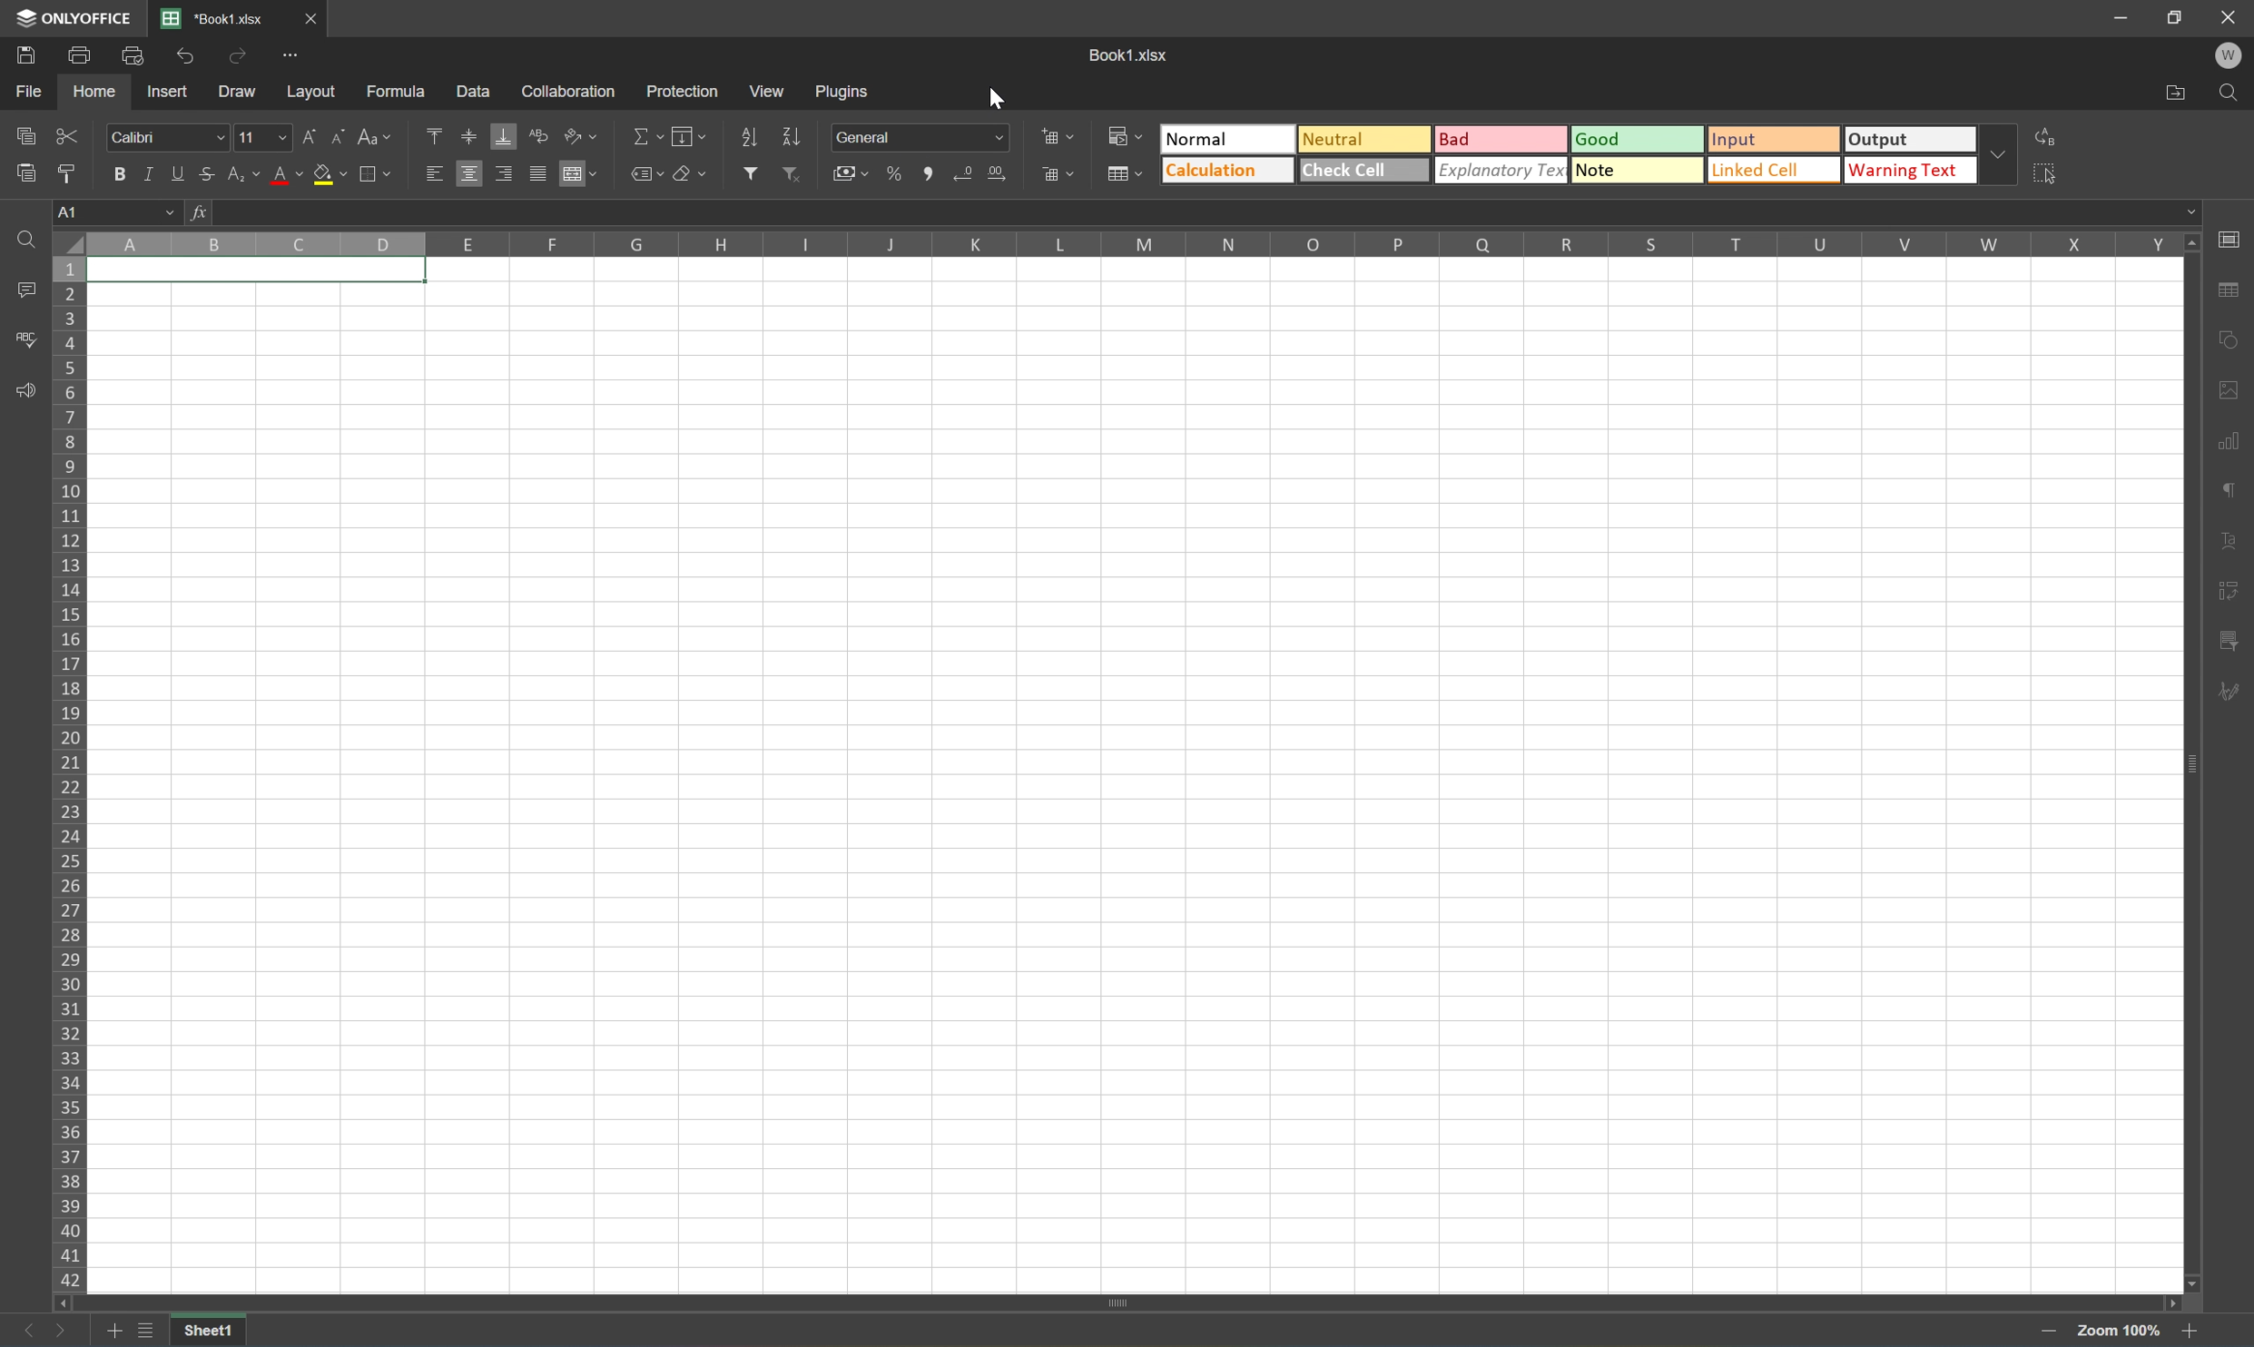 The width and height of the screenshot is (2254, 1347). What do you see at coordinates (682, 92) in the screenshot?
I see `Protection` at bounding box center [682, 92].